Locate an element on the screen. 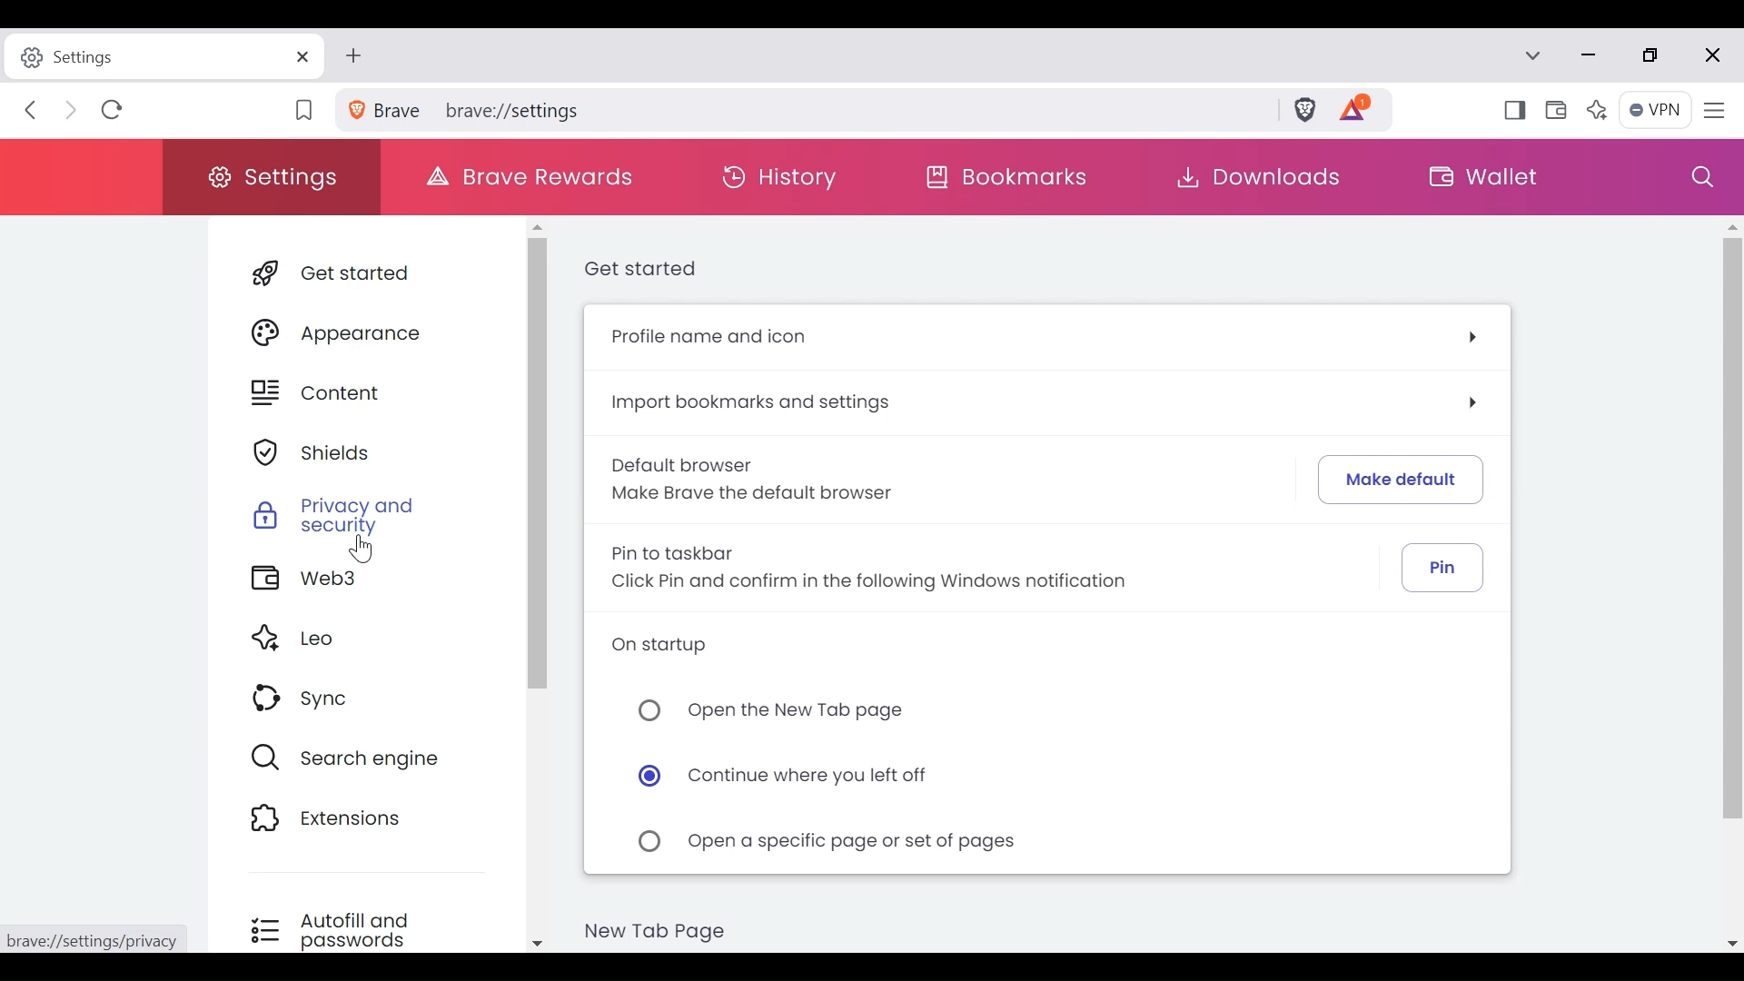 Image resolution: width=1744 pixels, height=981 pixels. VPN is located at coordinates (1655, 111).